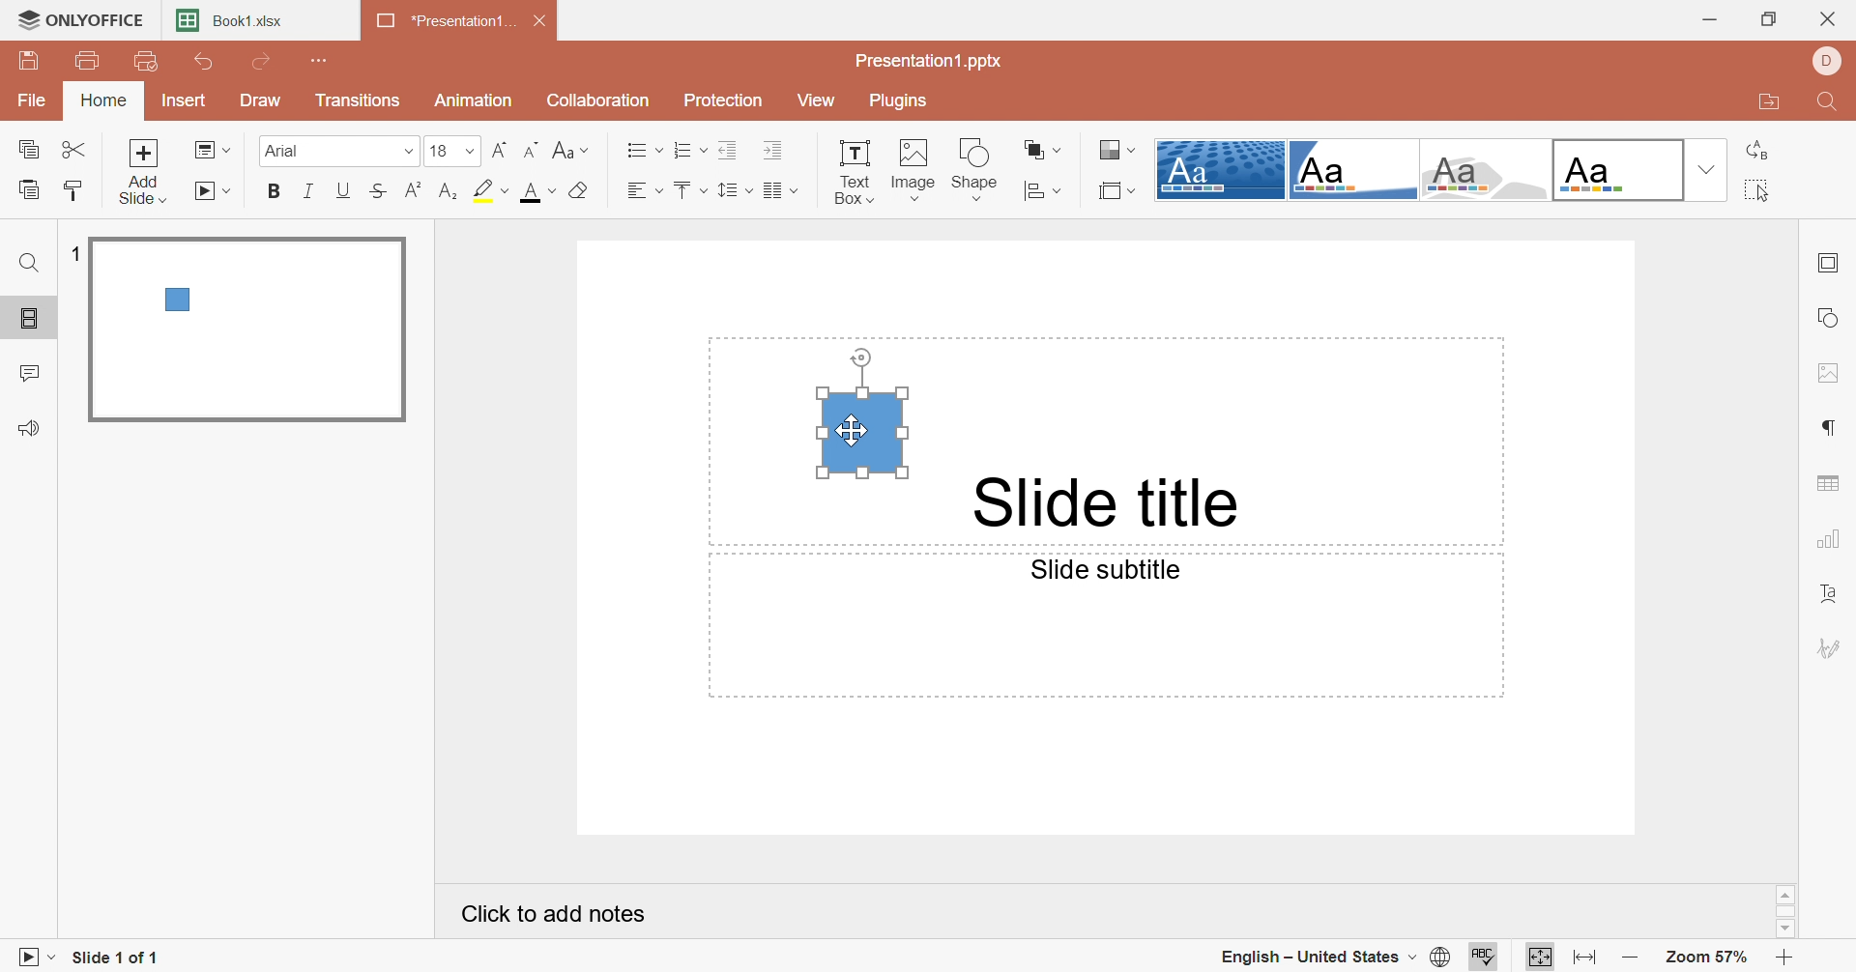  What do you see at coordinates (1828, 538) in the screenshot?
I see `Chart settings` at bounding box center [1828, 538].